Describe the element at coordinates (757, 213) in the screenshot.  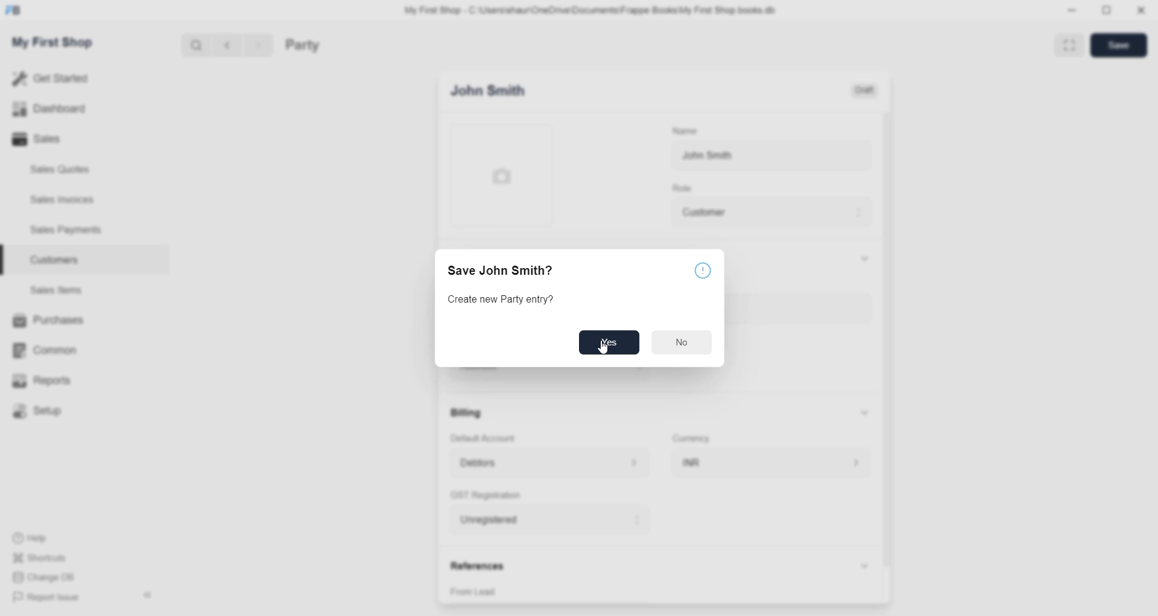
I see `customer` at that location.